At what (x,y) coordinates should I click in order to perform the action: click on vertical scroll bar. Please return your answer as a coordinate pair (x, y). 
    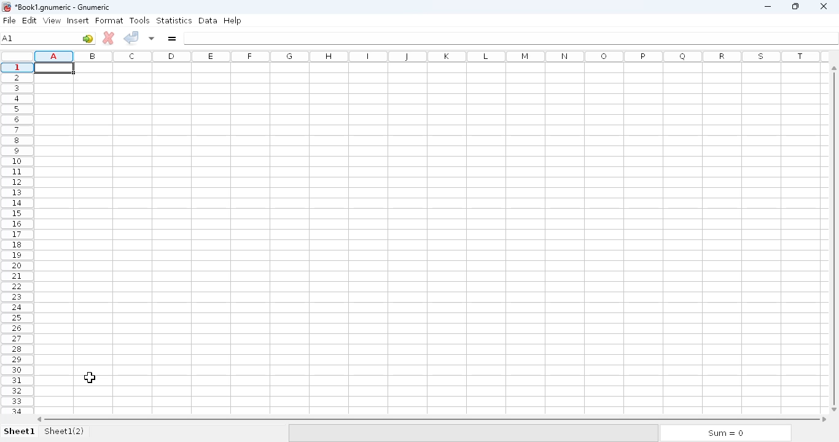
    Looking at the image, I should click on (832, 238).